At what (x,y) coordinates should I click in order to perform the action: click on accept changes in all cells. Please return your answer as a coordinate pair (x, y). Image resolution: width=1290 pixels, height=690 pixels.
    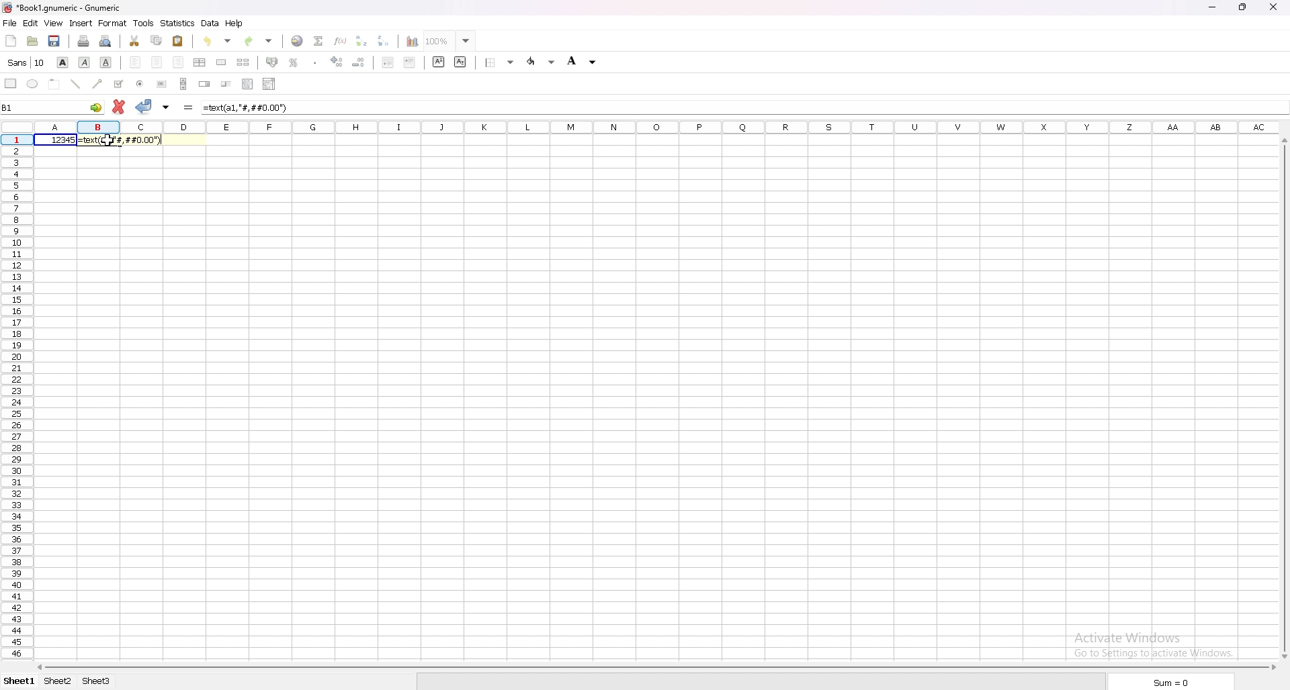
    Looking at the image, I should click on (167, 107).